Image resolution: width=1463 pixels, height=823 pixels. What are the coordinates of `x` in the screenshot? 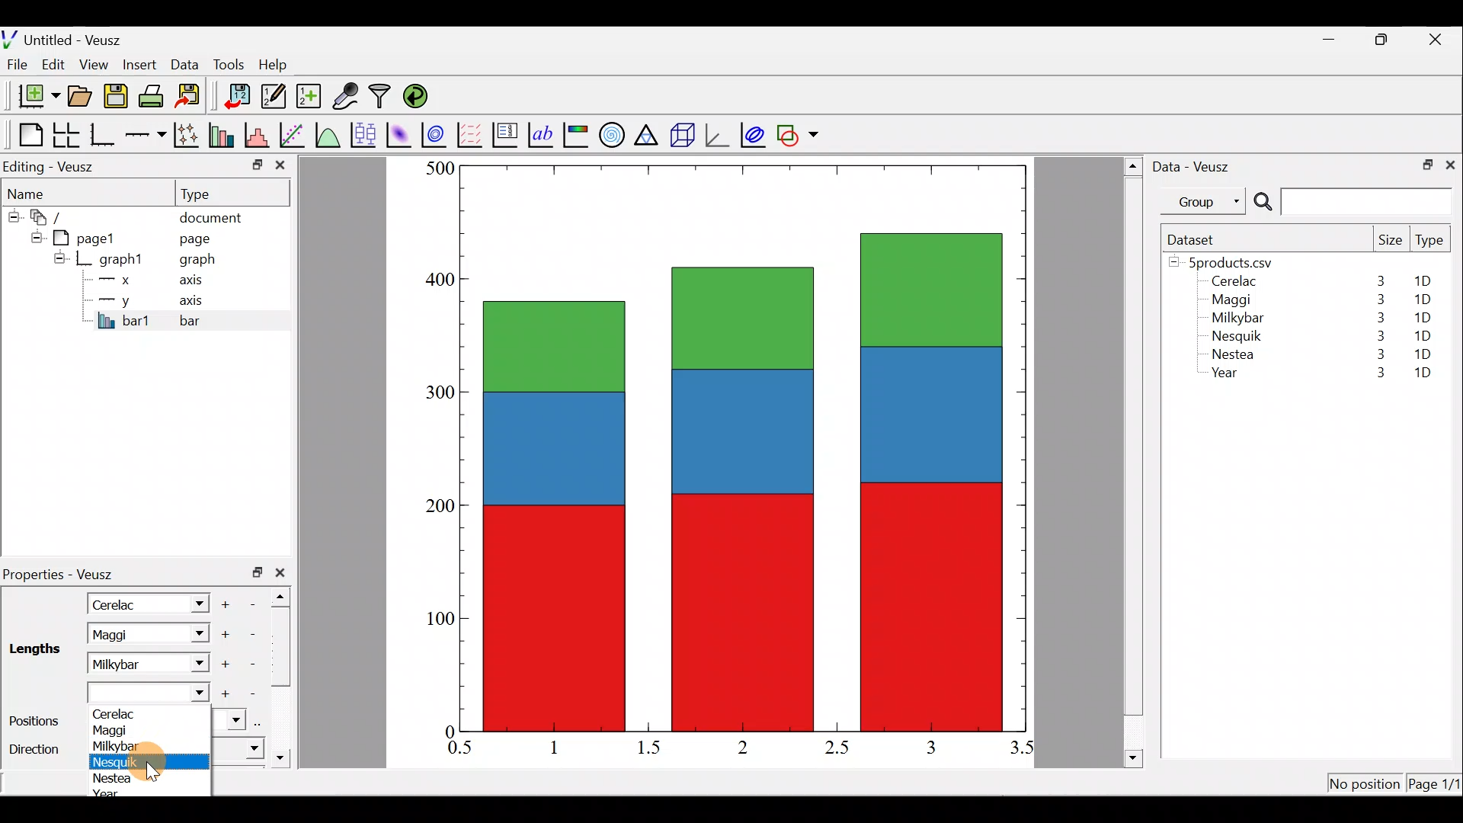 It's located at (118, 280).